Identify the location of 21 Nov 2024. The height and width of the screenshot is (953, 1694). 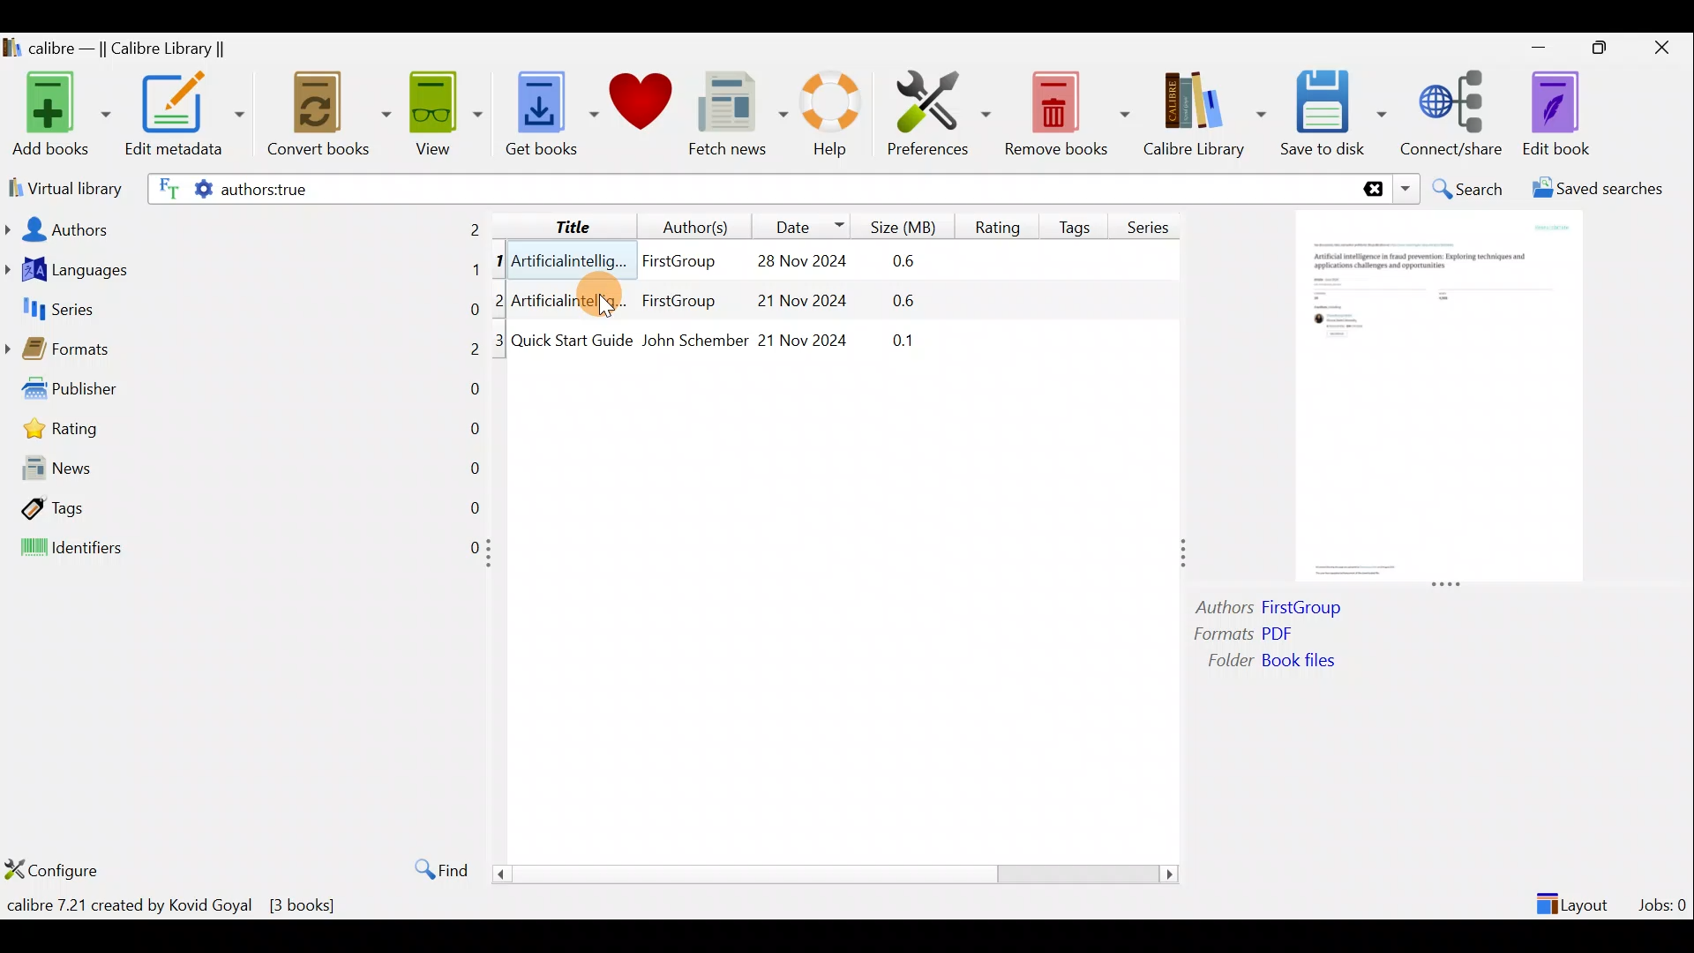
(789, 303).